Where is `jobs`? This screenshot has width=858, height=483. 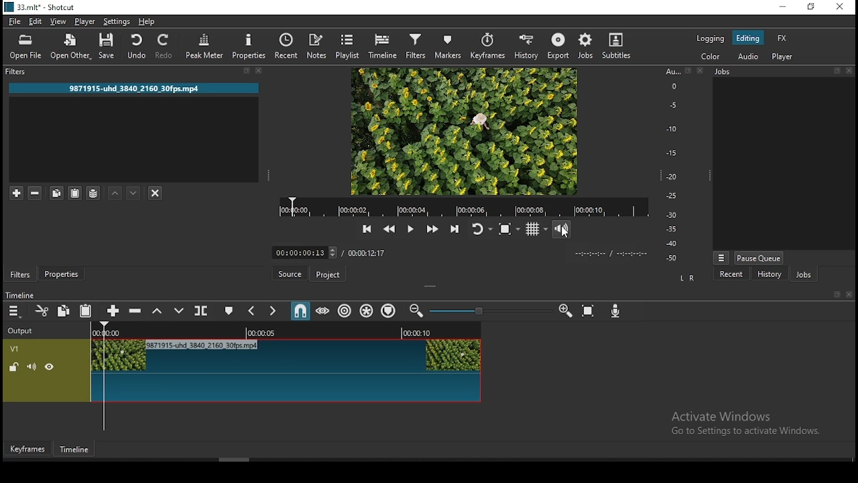 jobs is located at coordinates (806, 274).